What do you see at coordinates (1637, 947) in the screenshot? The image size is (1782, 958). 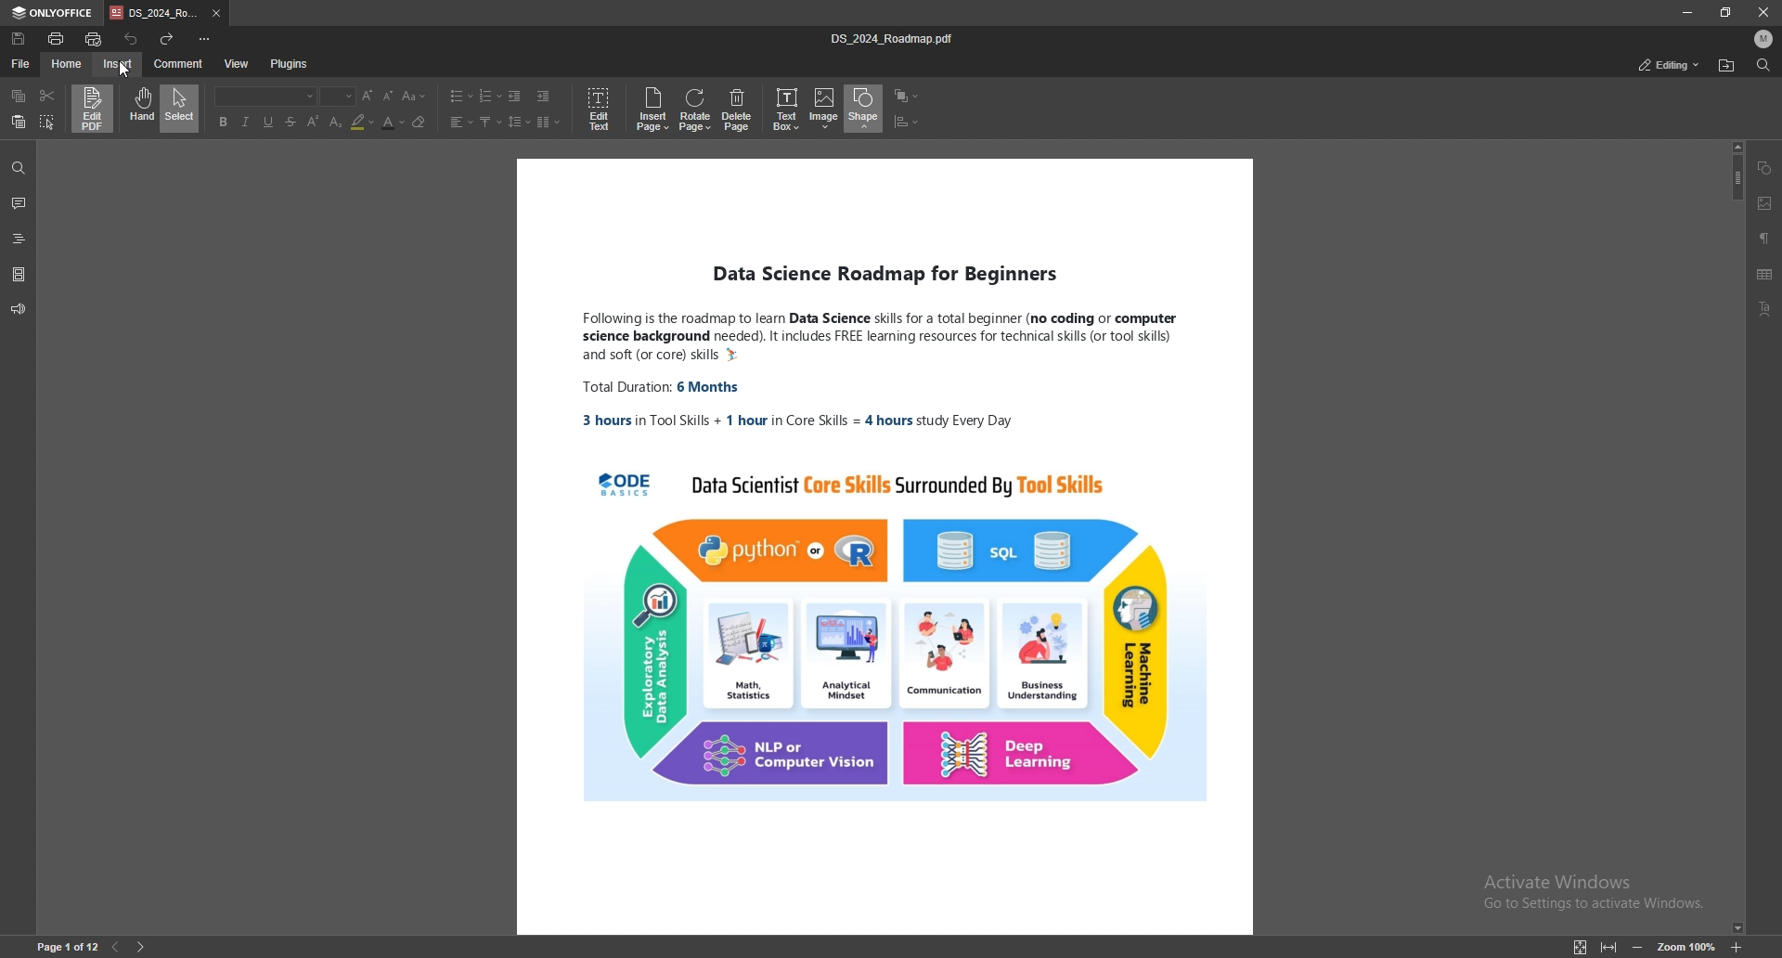 I see `zoom out` at bounding box center [1637, 947].